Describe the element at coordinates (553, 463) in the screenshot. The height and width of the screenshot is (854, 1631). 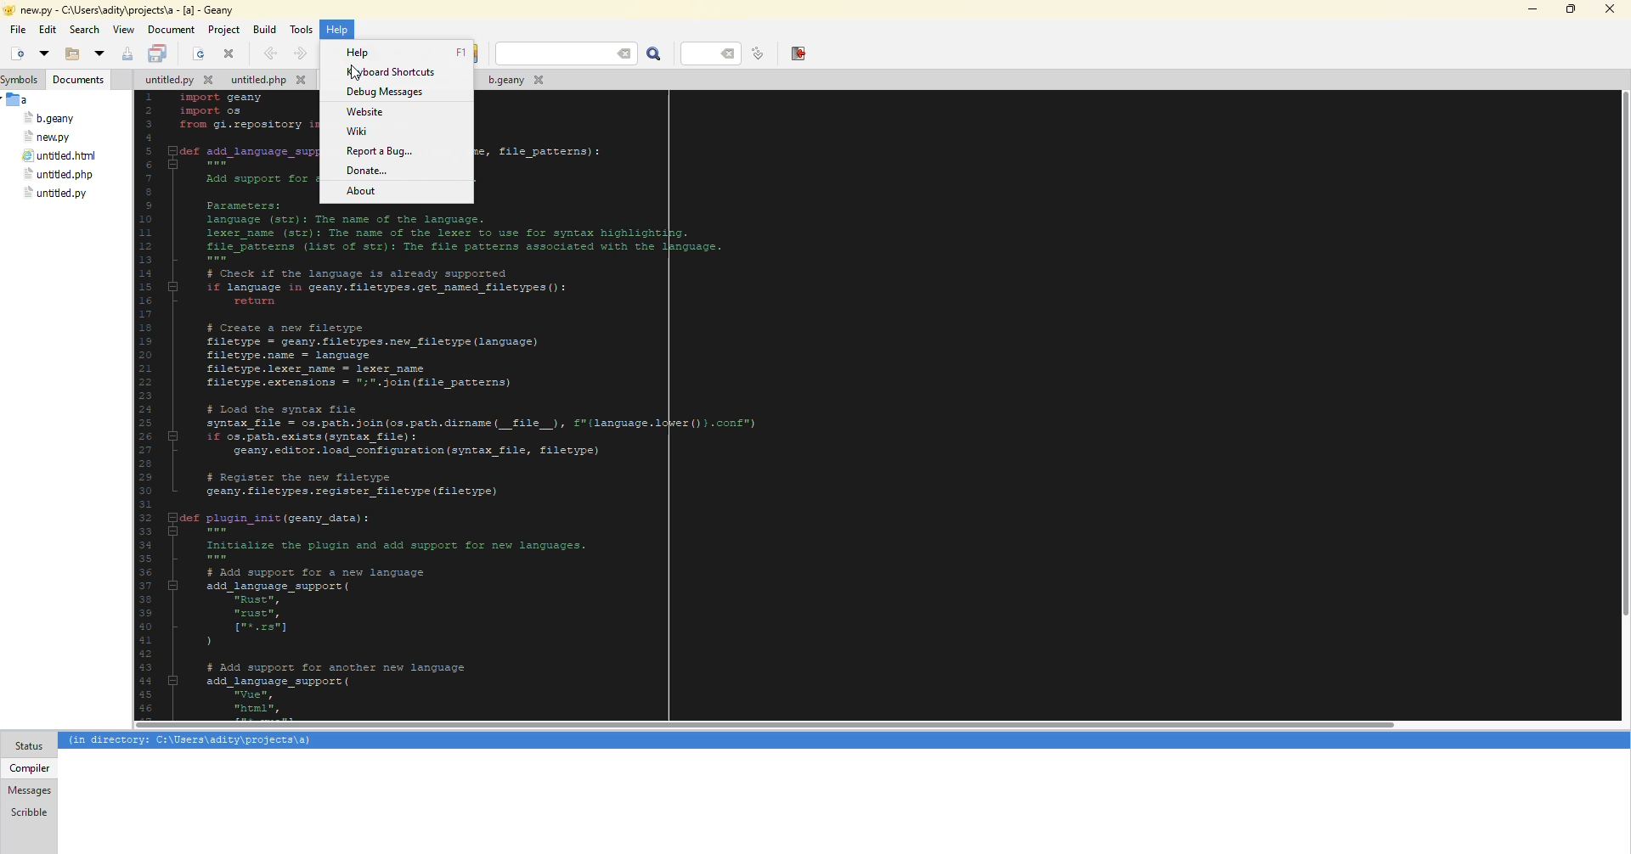
I see `code` at that location.